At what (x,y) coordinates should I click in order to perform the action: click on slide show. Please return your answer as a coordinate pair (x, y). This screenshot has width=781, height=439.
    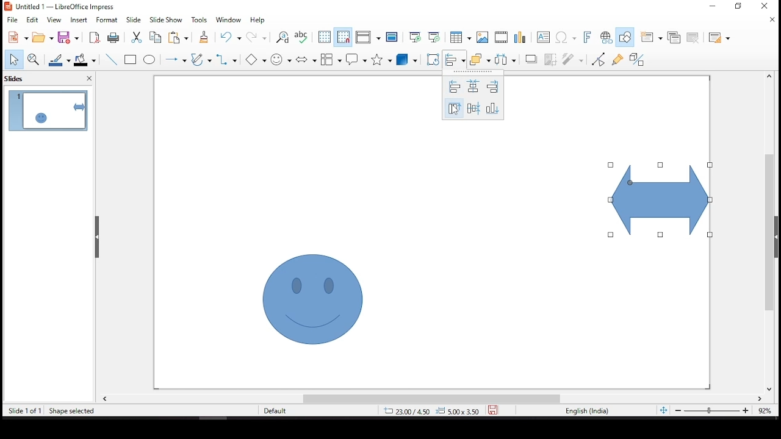
    Looking at the image, I should click on (165, 19).